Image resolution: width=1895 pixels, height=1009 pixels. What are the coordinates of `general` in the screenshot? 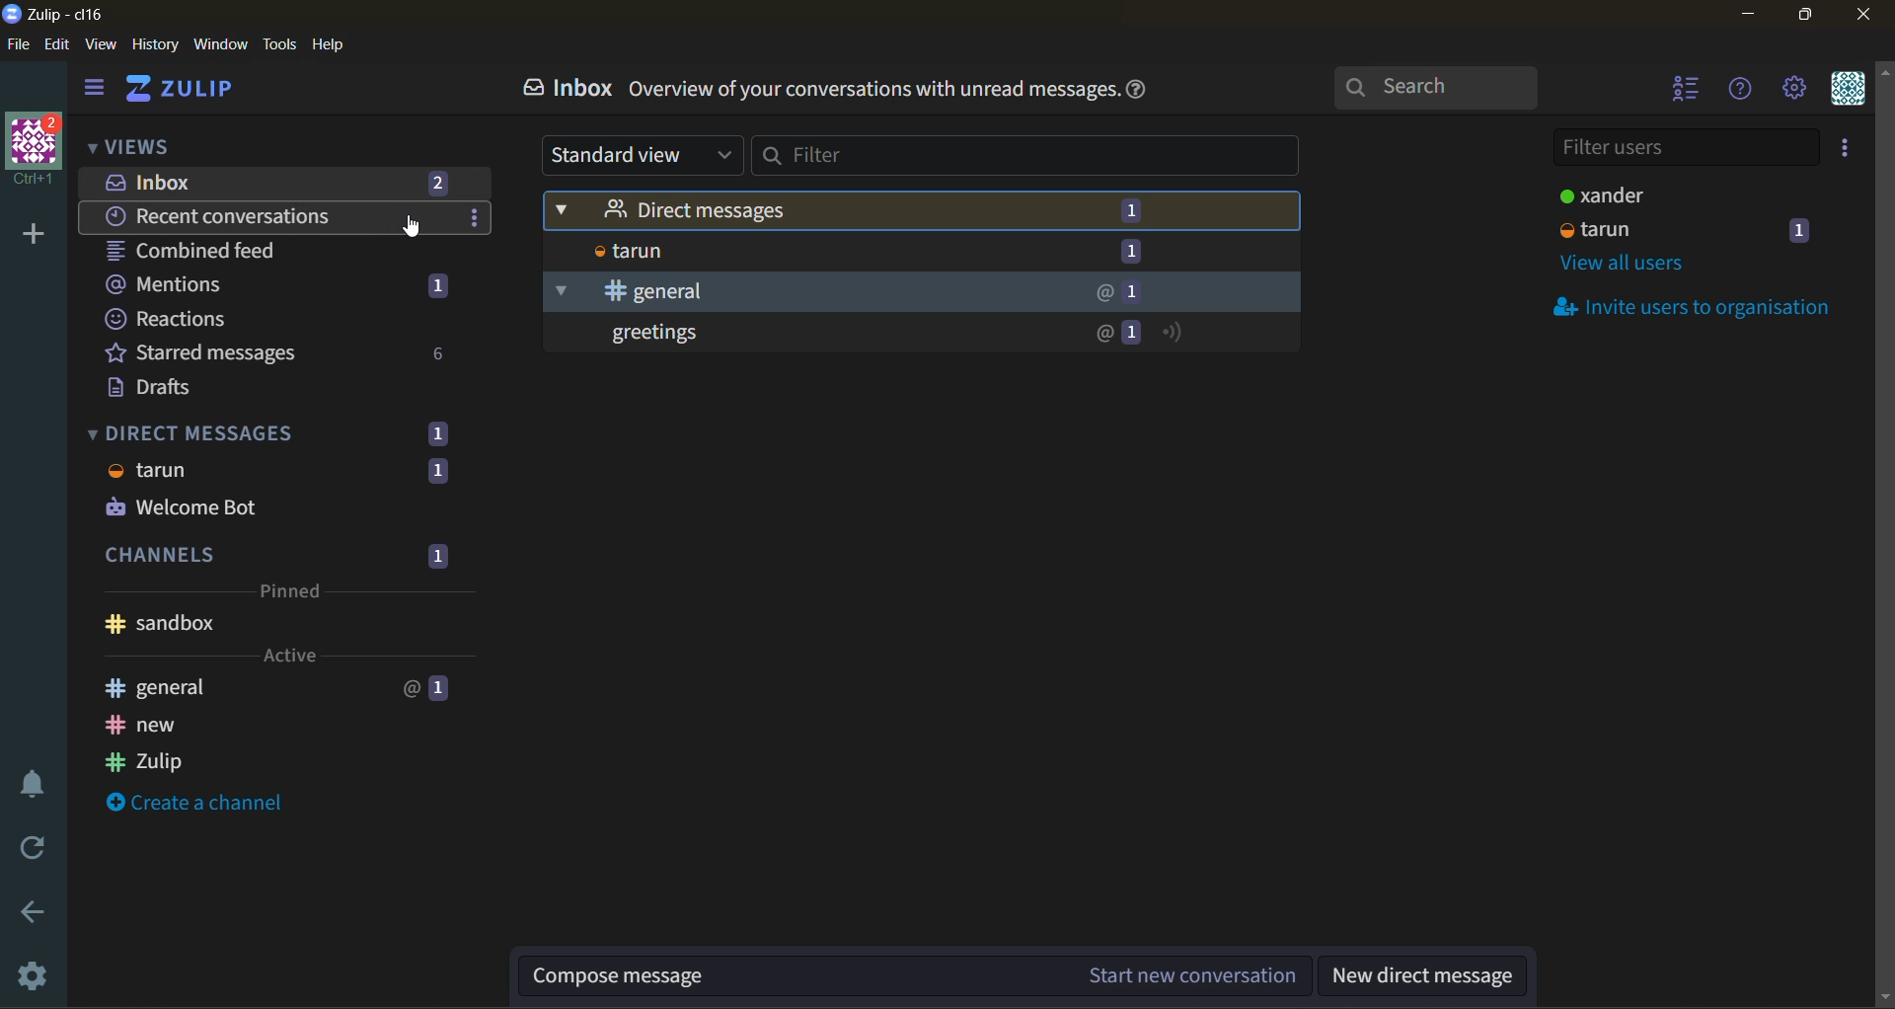 It's located at (815, 290).